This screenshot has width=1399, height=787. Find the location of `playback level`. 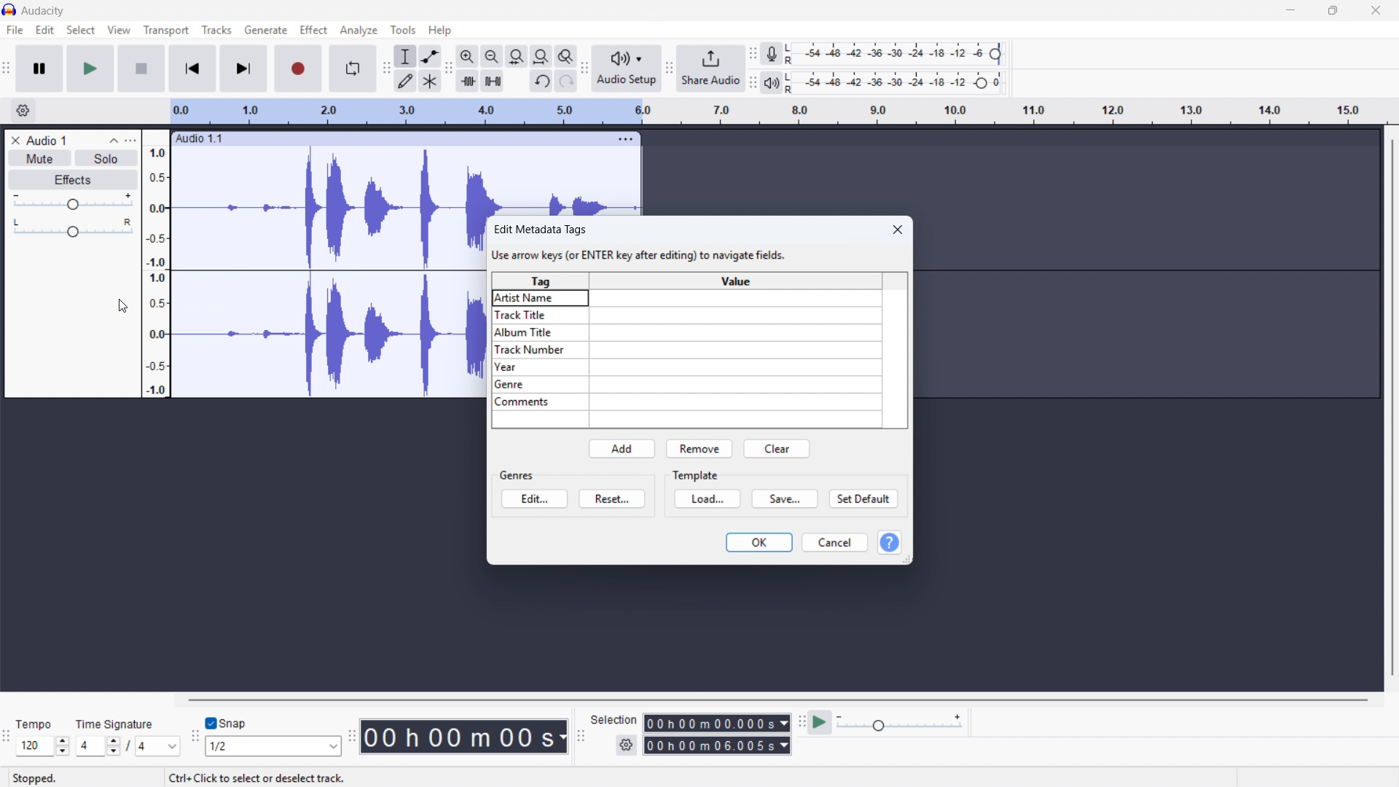

playback level is located at coordinates (897, 82).